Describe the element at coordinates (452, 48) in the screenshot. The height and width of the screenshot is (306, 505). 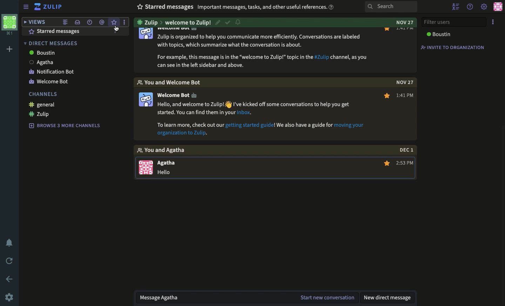
I see `invite to organization` at that location.